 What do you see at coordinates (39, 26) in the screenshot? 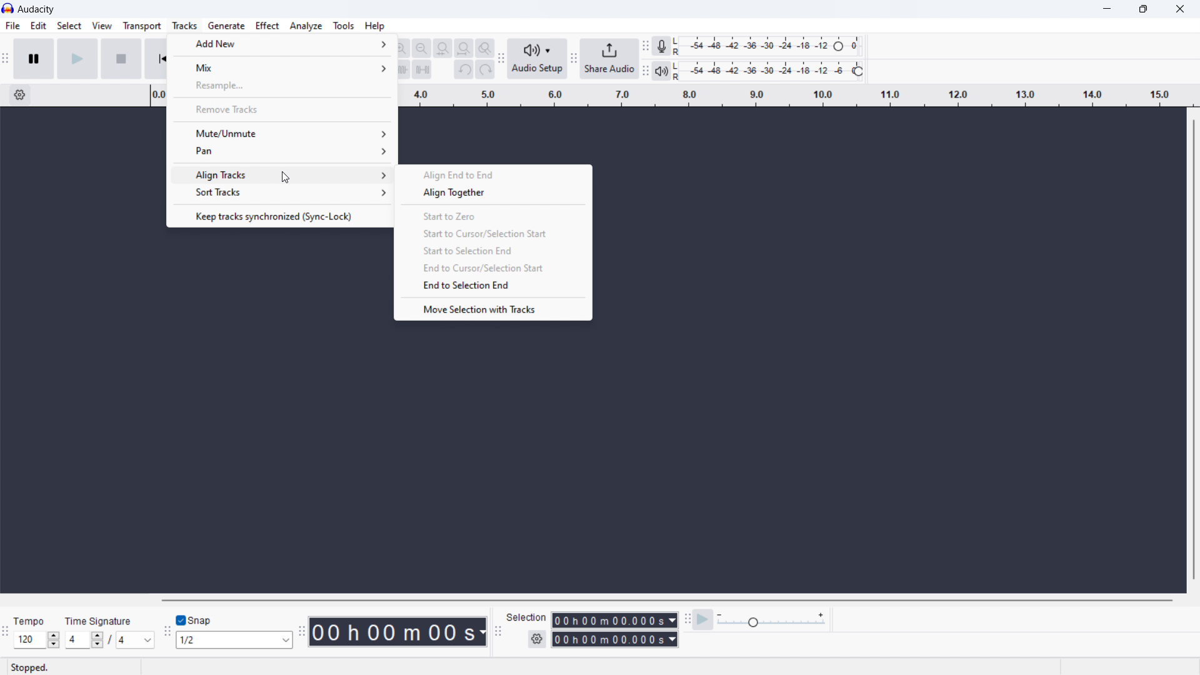
I see `edit` at bounding box center [39, 26].